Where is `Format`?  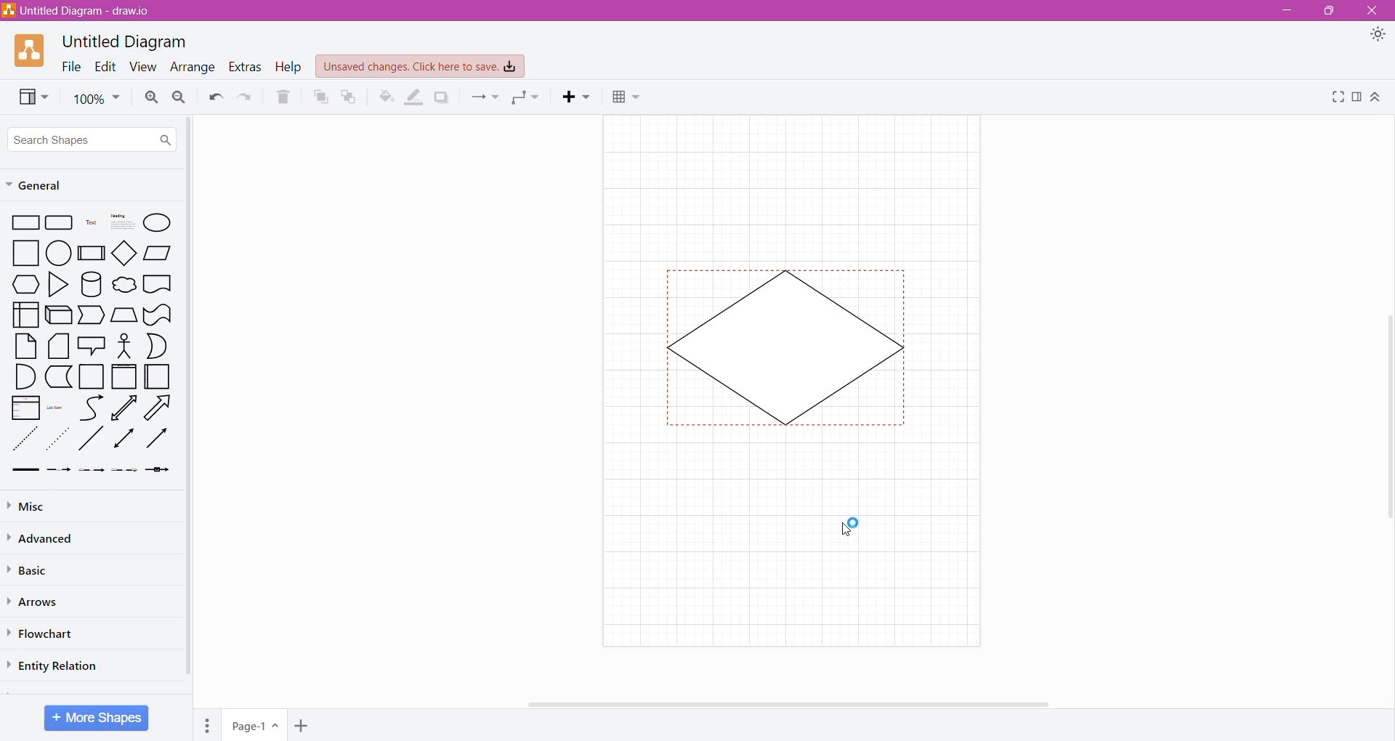
Format is located at coordinates (1357, 98).